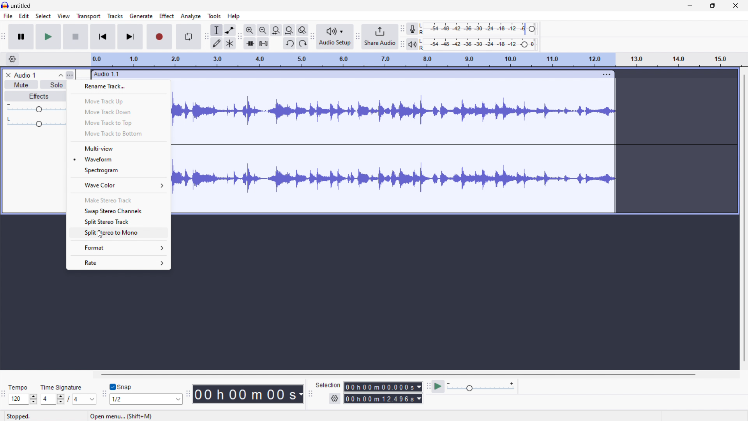  Describe the element at coordinates (384, 387) in the screenshot. I see `start time` at that location.